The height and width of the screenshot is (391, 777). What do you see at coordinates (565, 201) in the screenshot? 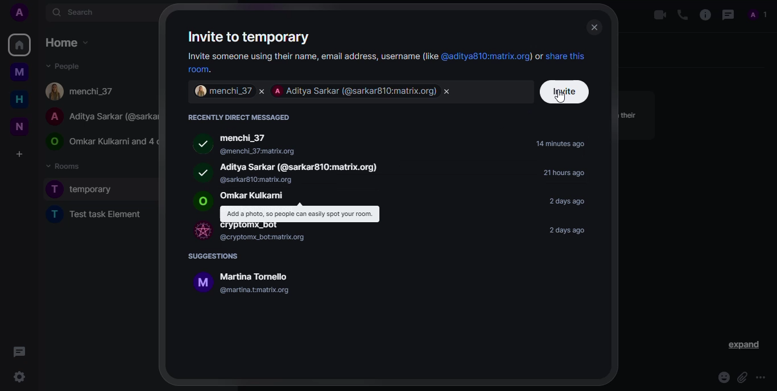
I see `2days ago` at bounding box center [565, 201].